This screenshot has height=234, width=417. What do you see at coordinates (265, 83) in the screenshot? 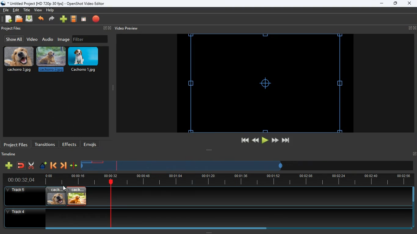
I see `screen` at bounding box center [265, 83].